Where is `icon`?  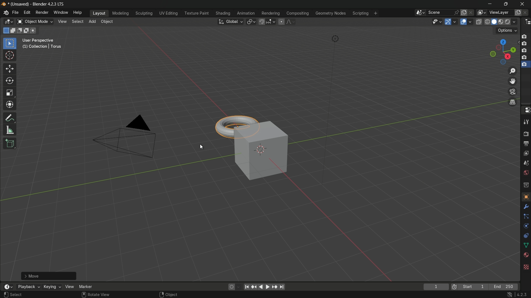 icon is located at coordinates (454, 288).